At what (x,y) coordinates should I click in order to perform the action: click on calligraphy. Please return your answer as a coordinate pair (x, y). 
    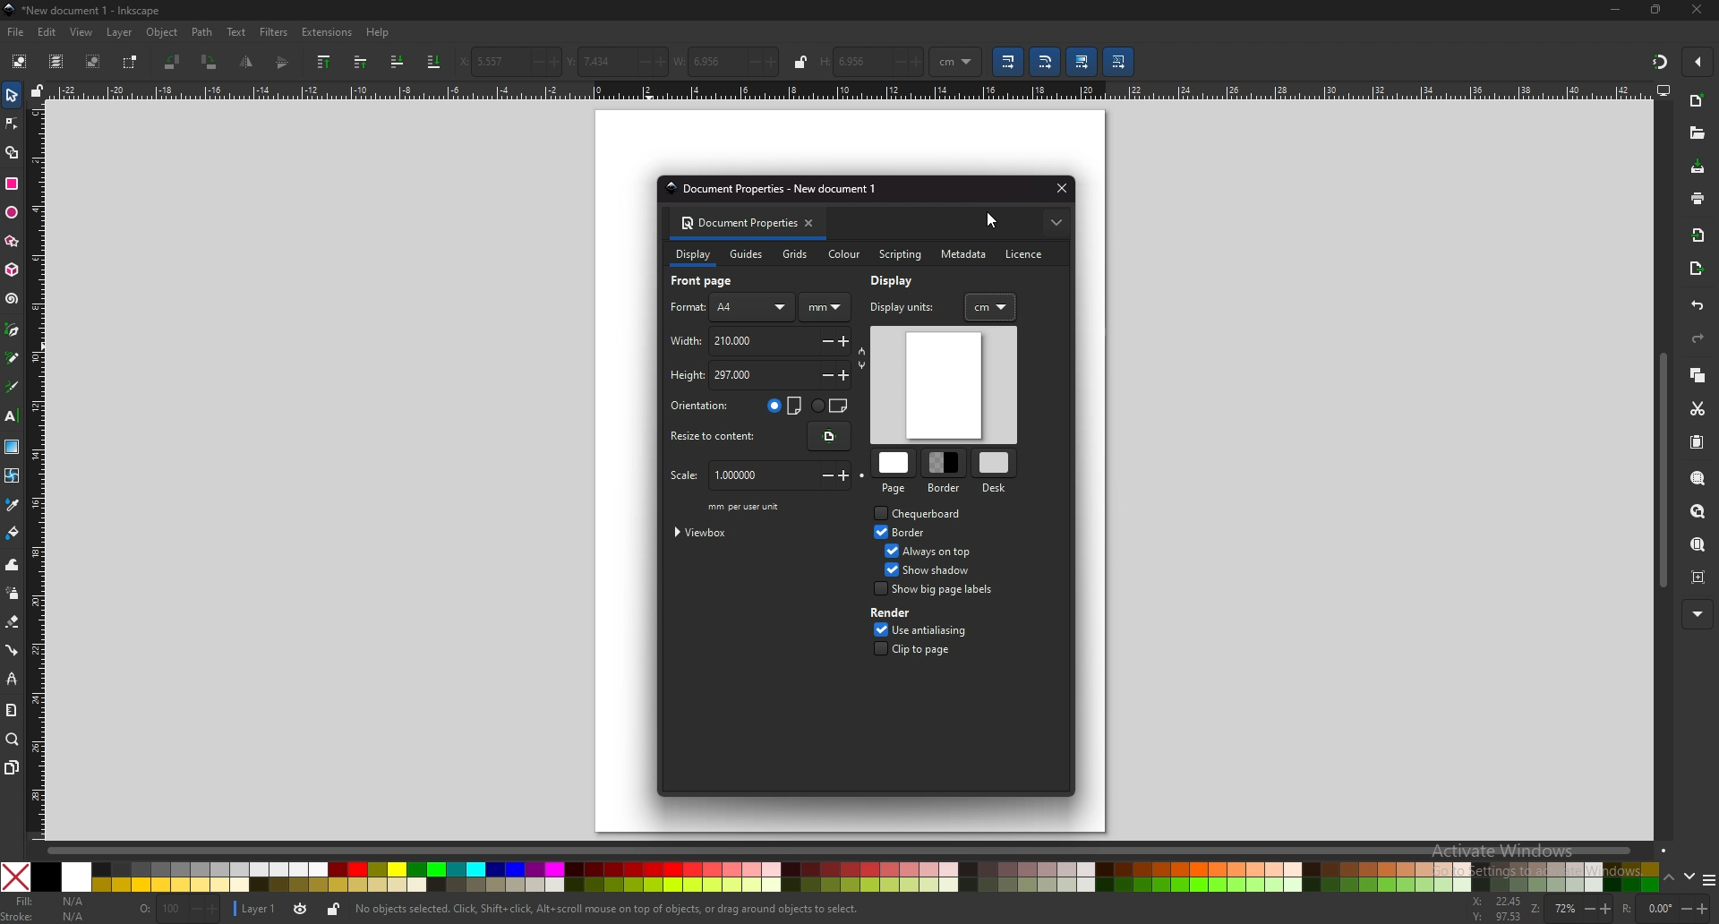
    Looking at the image, I should click on (11, 386).